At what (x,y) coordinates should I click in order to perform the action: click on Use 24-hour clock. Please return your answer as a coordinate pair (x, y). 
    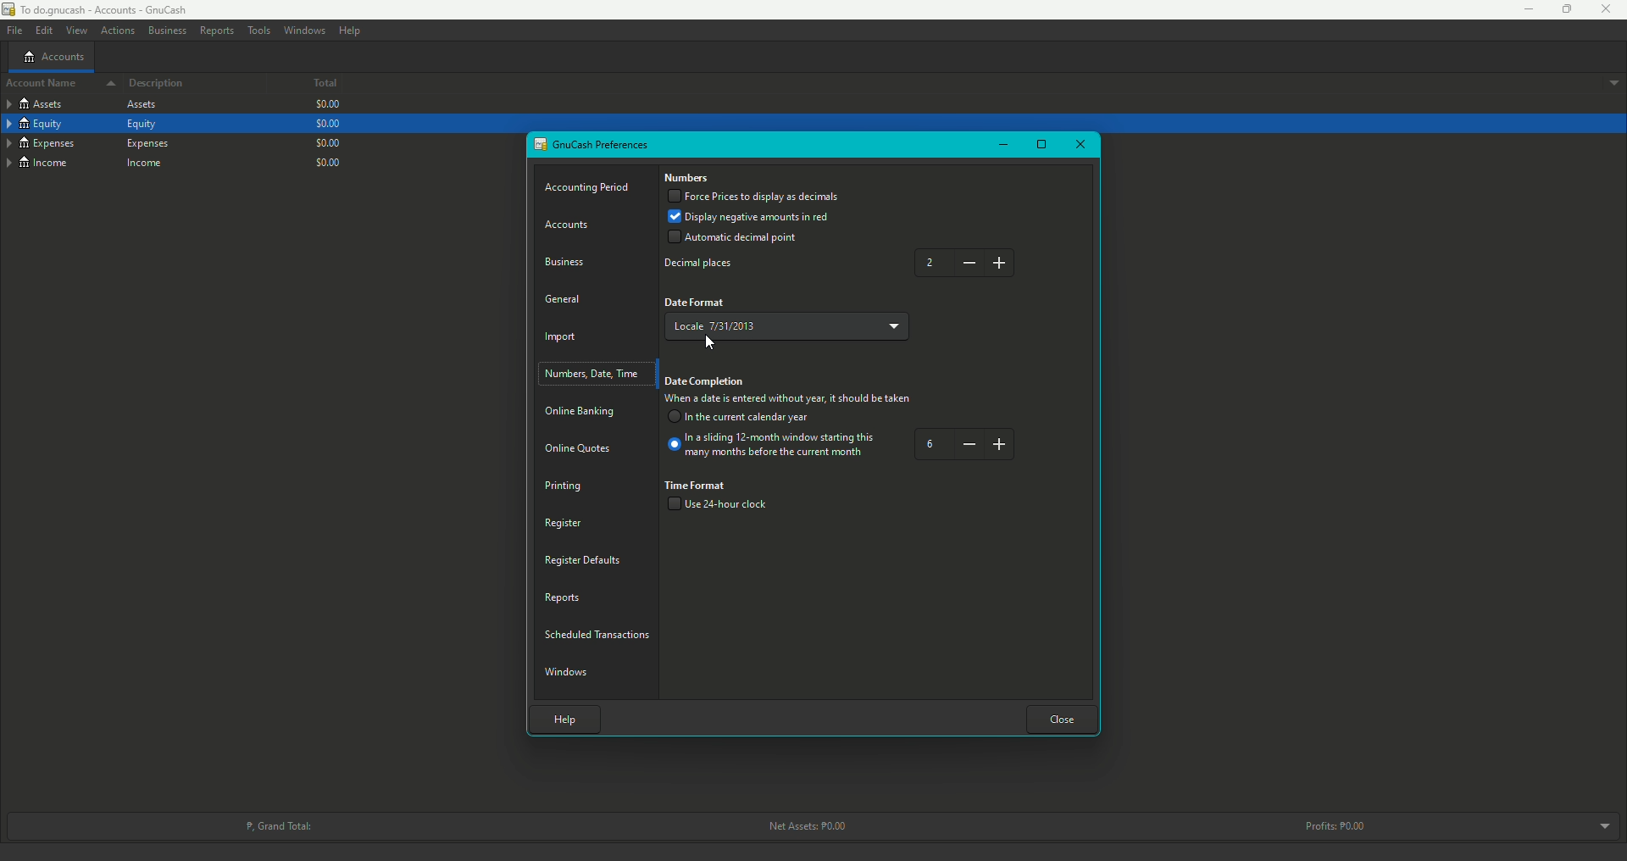
    Looking at the image, I should click on (724, 506).